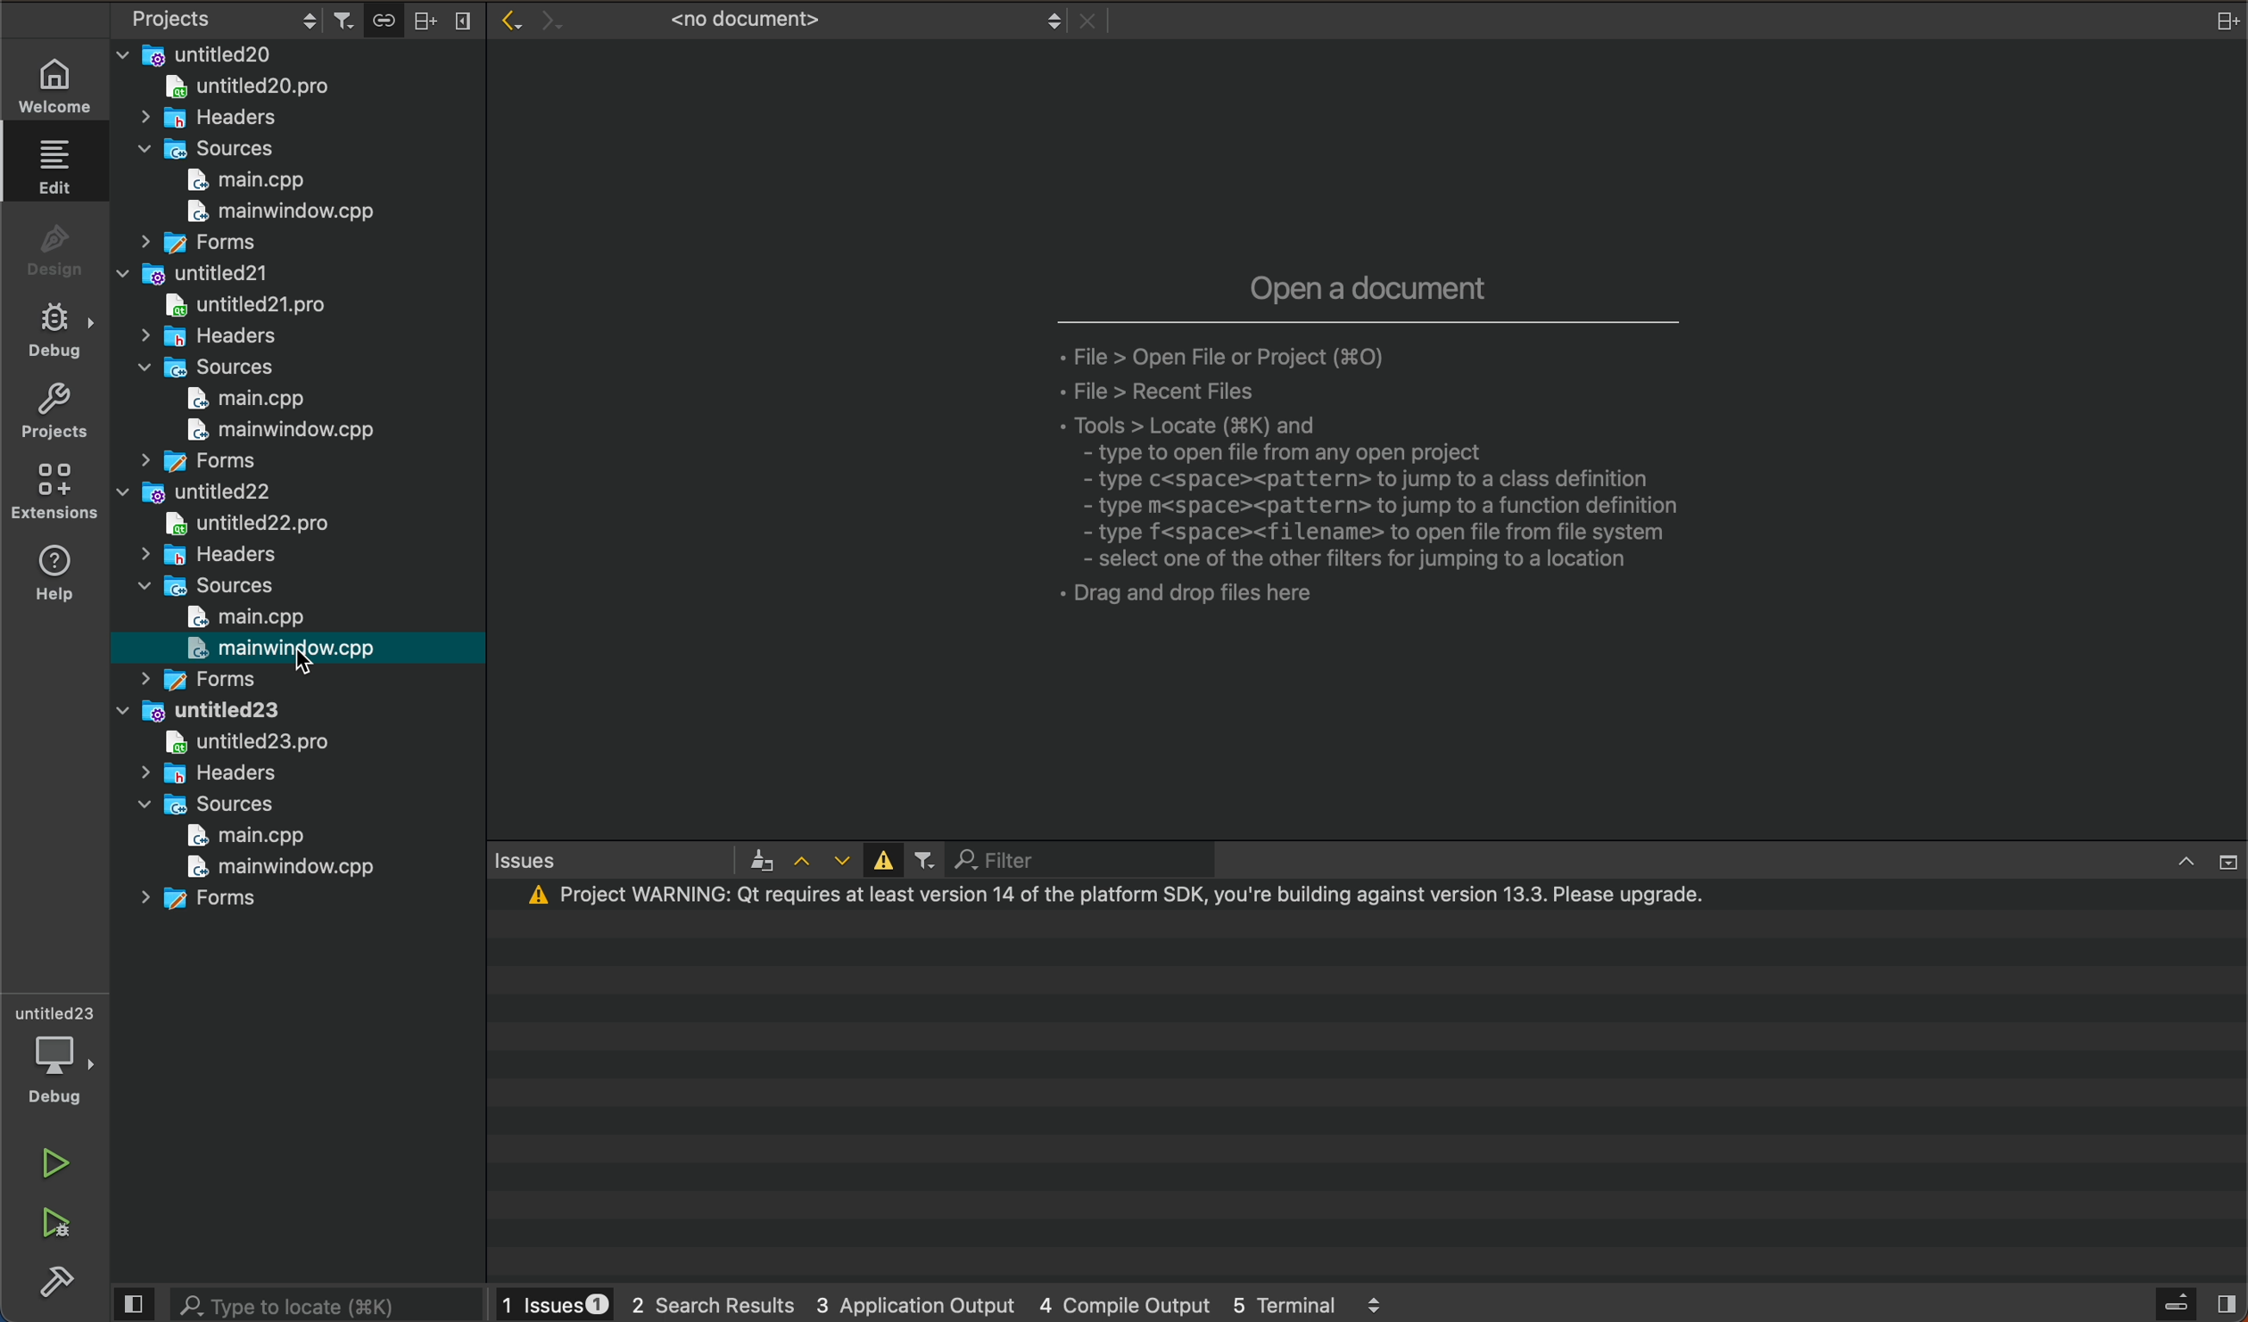 This screenshot has height=1322, width=2248. Describe the element at coordinates (216, 119) in the screenshot. I see `headers` at that location.